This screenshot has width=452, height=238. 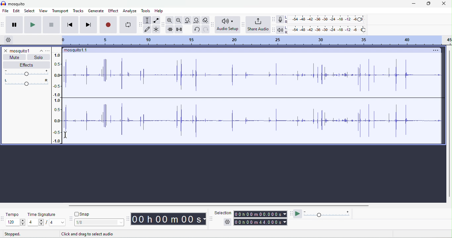 What do you see at coordinates (86, 214) in the screenshot?
I see `snap` at bounding box center [86, 214].